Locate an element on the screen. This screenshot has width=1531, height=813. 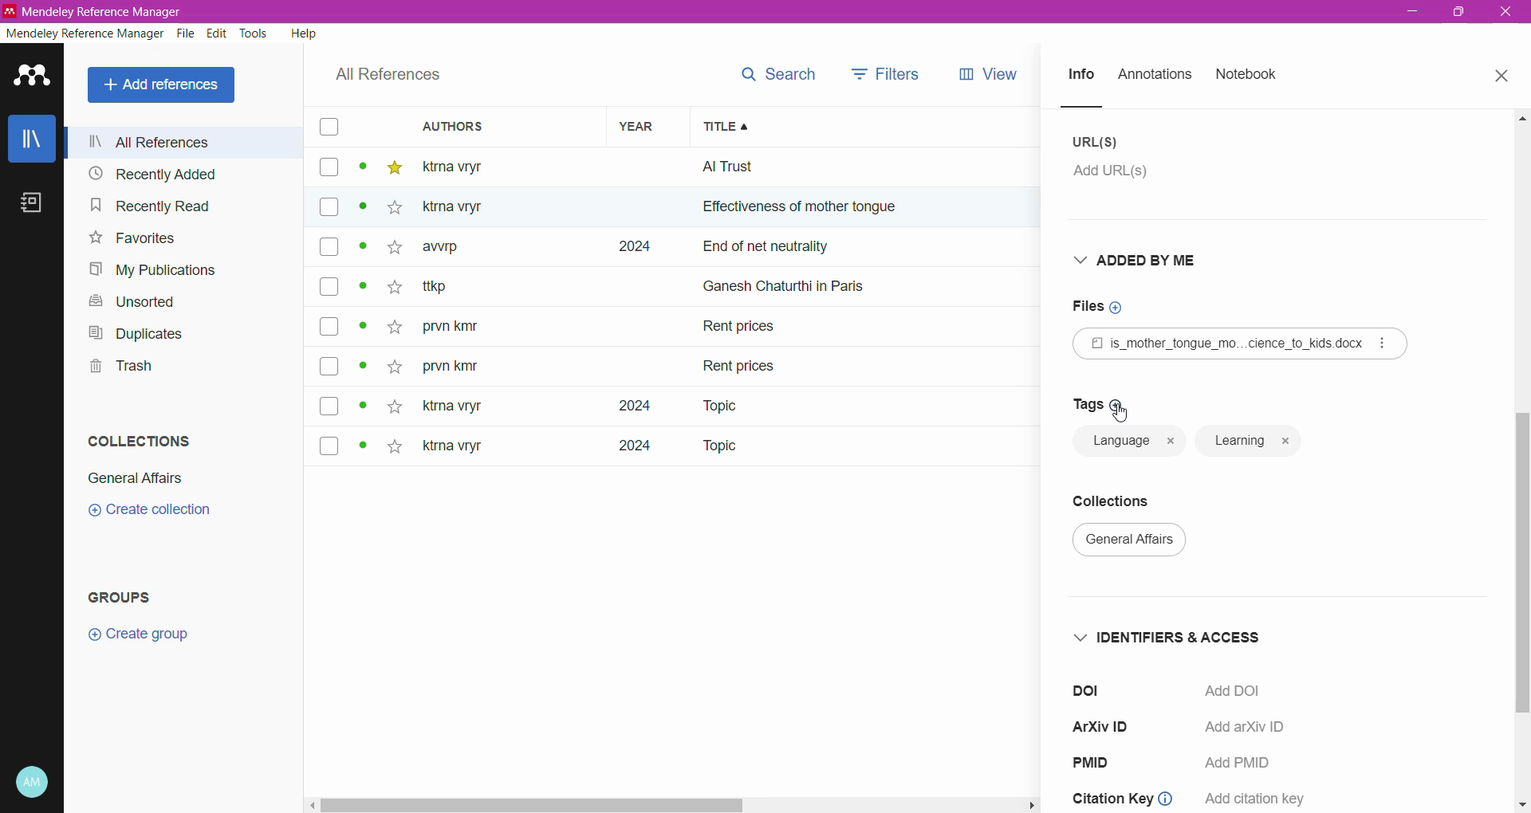
dot  is located at coordinates (358, 212).